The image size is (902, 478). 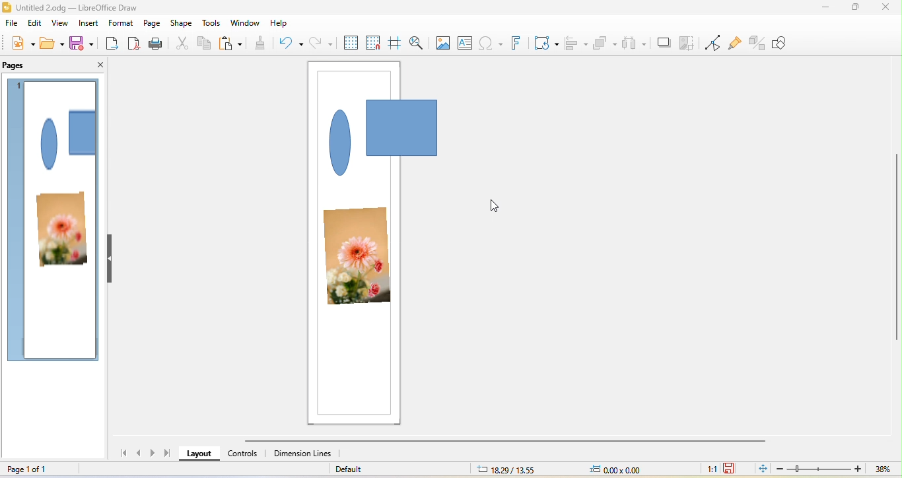 What do you see at coordinates (205, 44) in the screenshot?
I see `copy` at bounding box center [205, 44].